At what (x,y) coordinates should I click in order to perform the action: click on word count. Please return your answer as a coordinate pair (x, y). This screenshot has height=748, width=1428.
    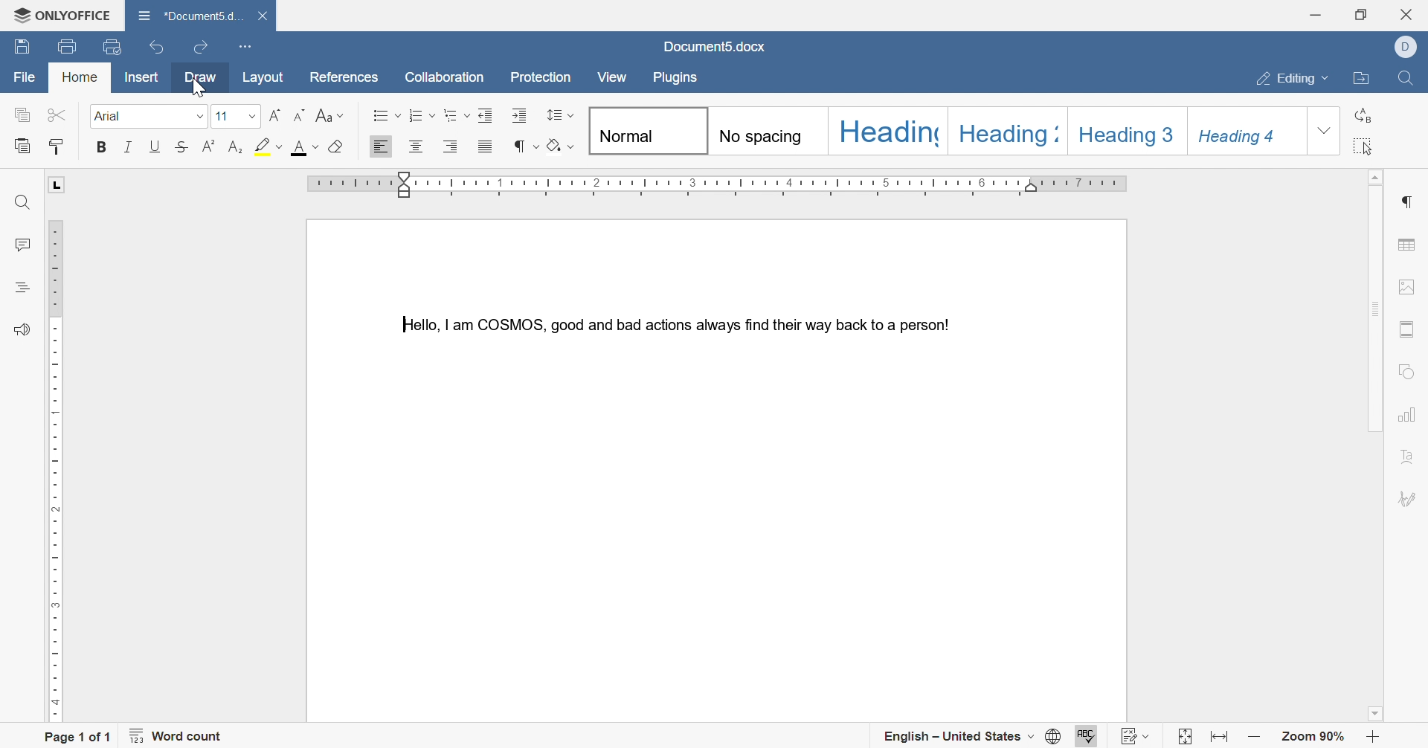
    Looking at the image, I should click on (181, 738).